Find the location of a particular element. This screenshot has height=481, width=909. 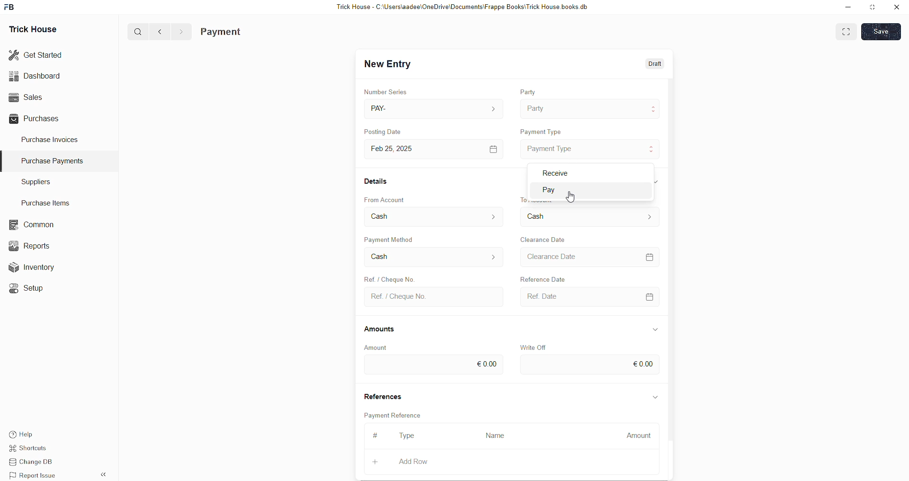

cursor is located at coordinates (573, 197).